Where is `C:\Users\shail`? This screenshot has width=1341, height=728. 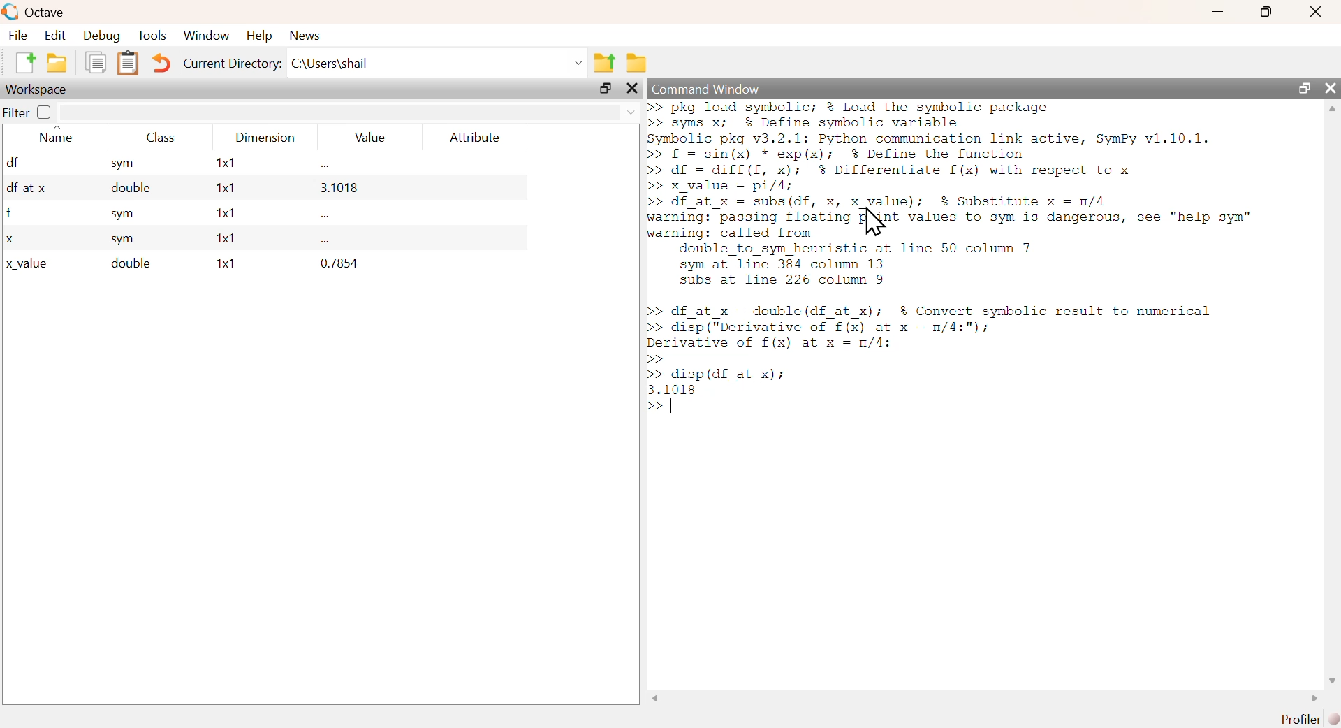 C:\Users\shail is located at coordinates (436, 63).